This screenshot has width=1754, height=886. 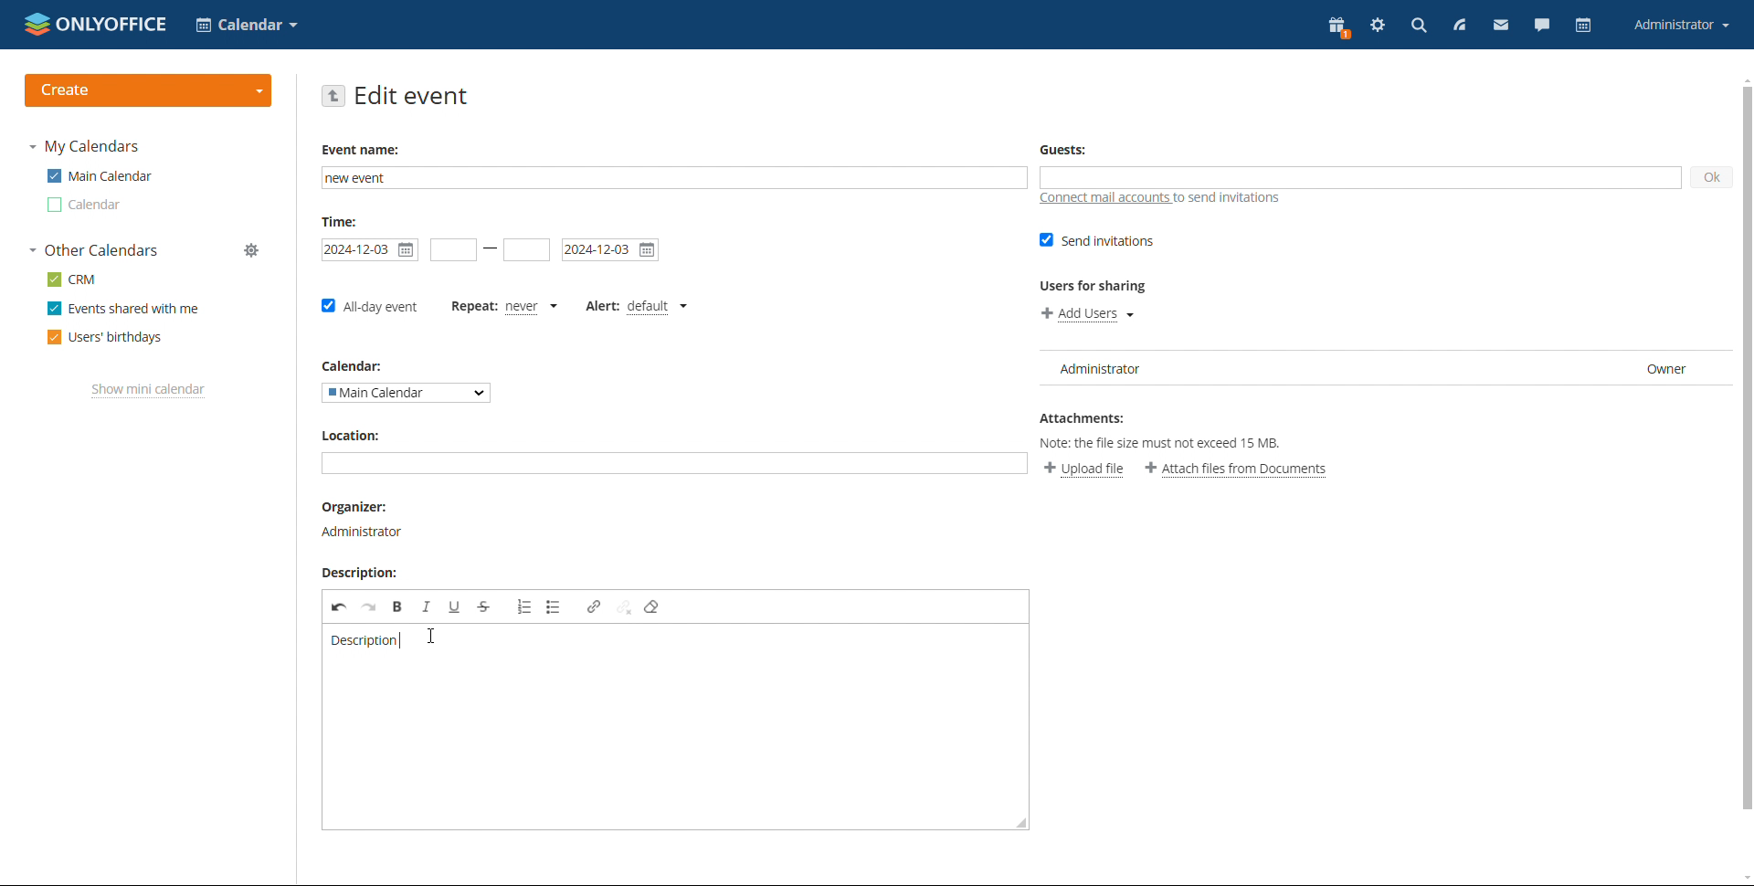 What do you see at coordinates (1165, 444) in the screenshot?
I see `Note: the file size must not exceed 15 MB.` at bounding box center [1165, 444].